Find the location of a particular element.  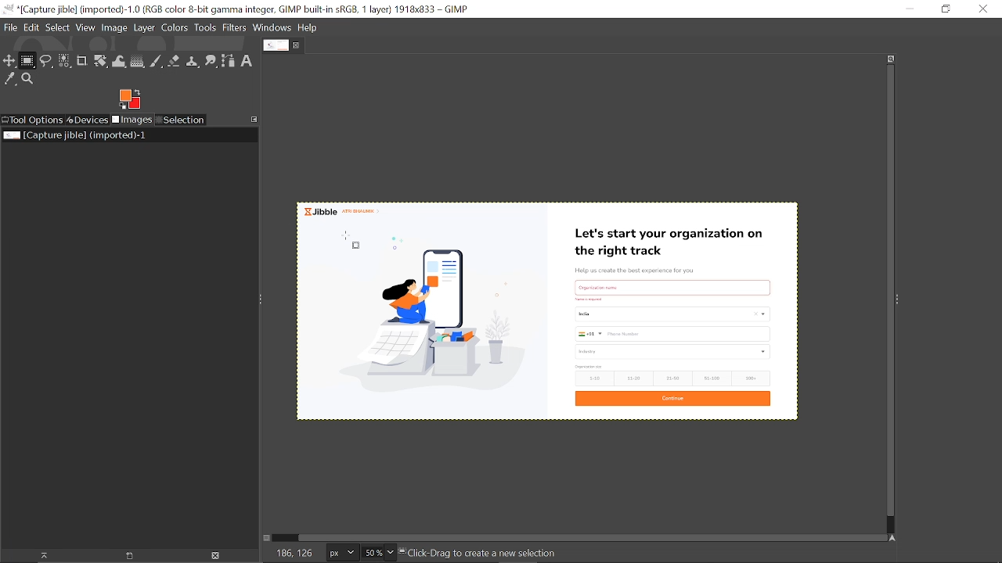

Minimize is located at coordinates (909, 9).